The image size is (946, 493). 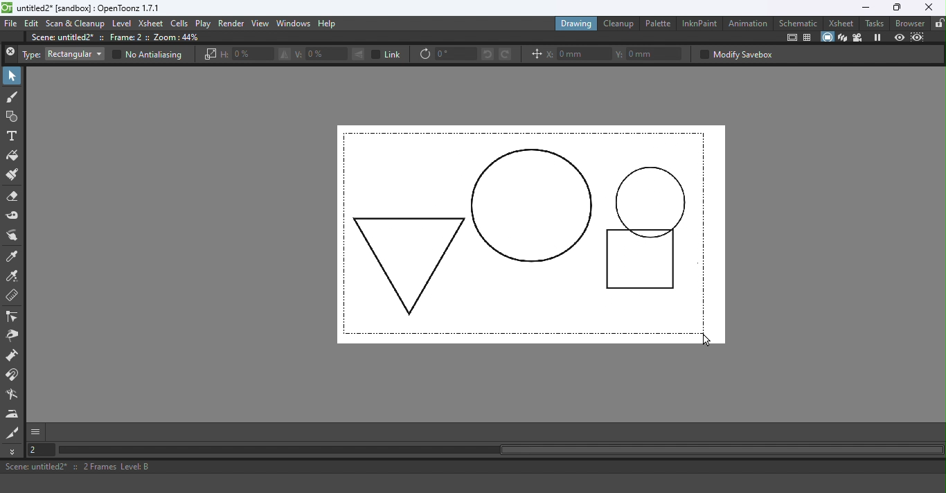 I want to click on Paintbrush tool, so click(x=14, y=175).